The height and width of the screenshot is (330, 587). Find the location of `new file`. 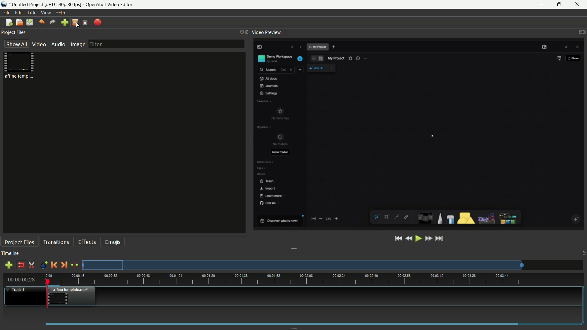

new file is located at coordinates (8, 22).